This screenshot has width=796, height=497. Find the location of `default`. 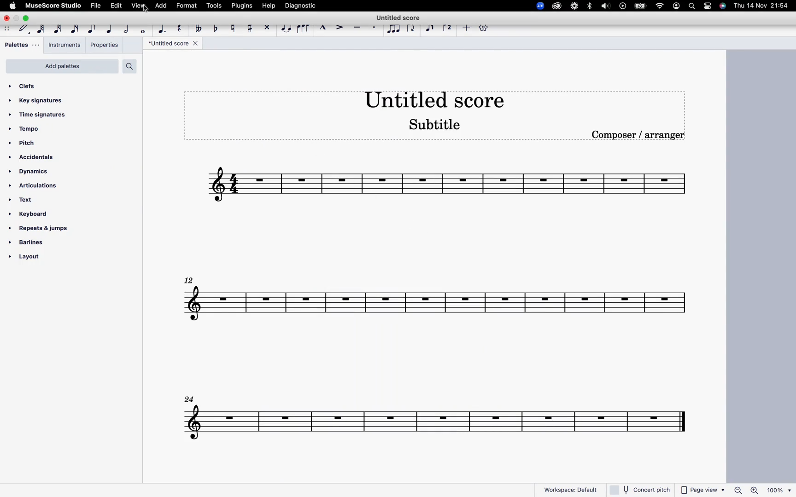

default is located at coordinates (23, 28).